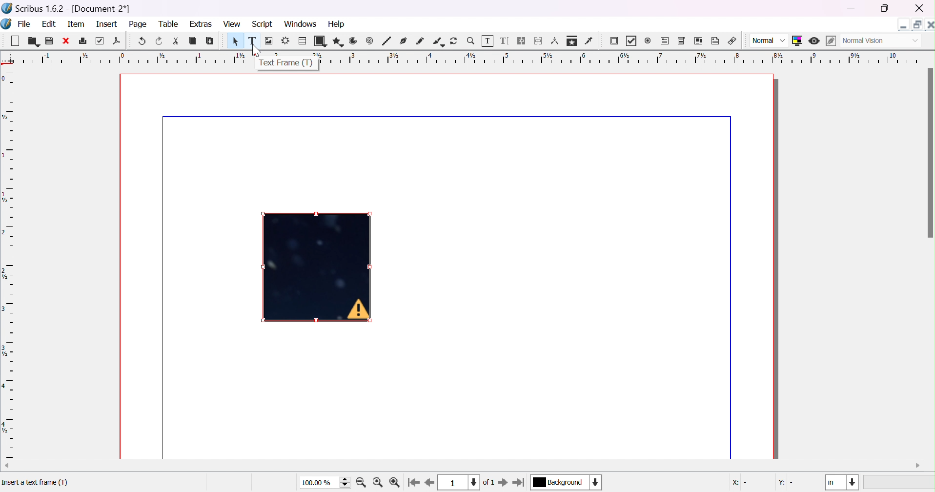 The height and width of the screenshot is (492, 935). I want to click on radio button, so click(649, 41).